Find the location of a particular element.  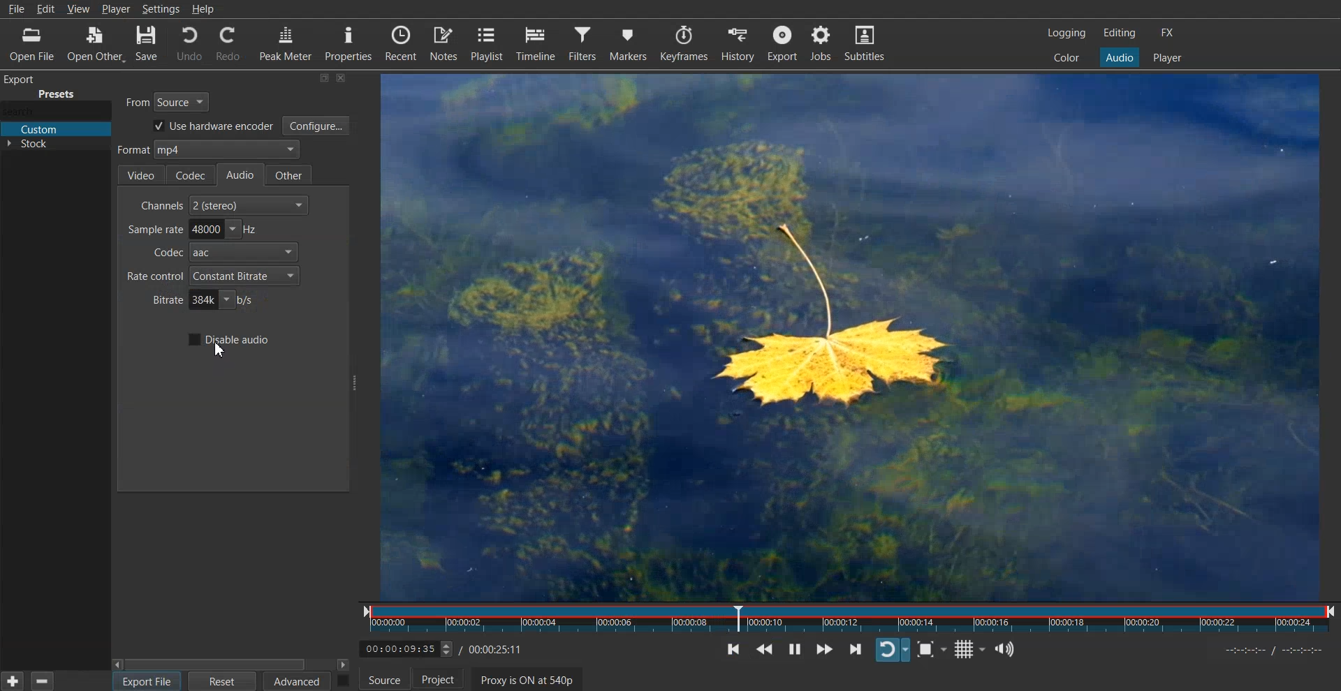

Recent is located at coordinates (402, 43).